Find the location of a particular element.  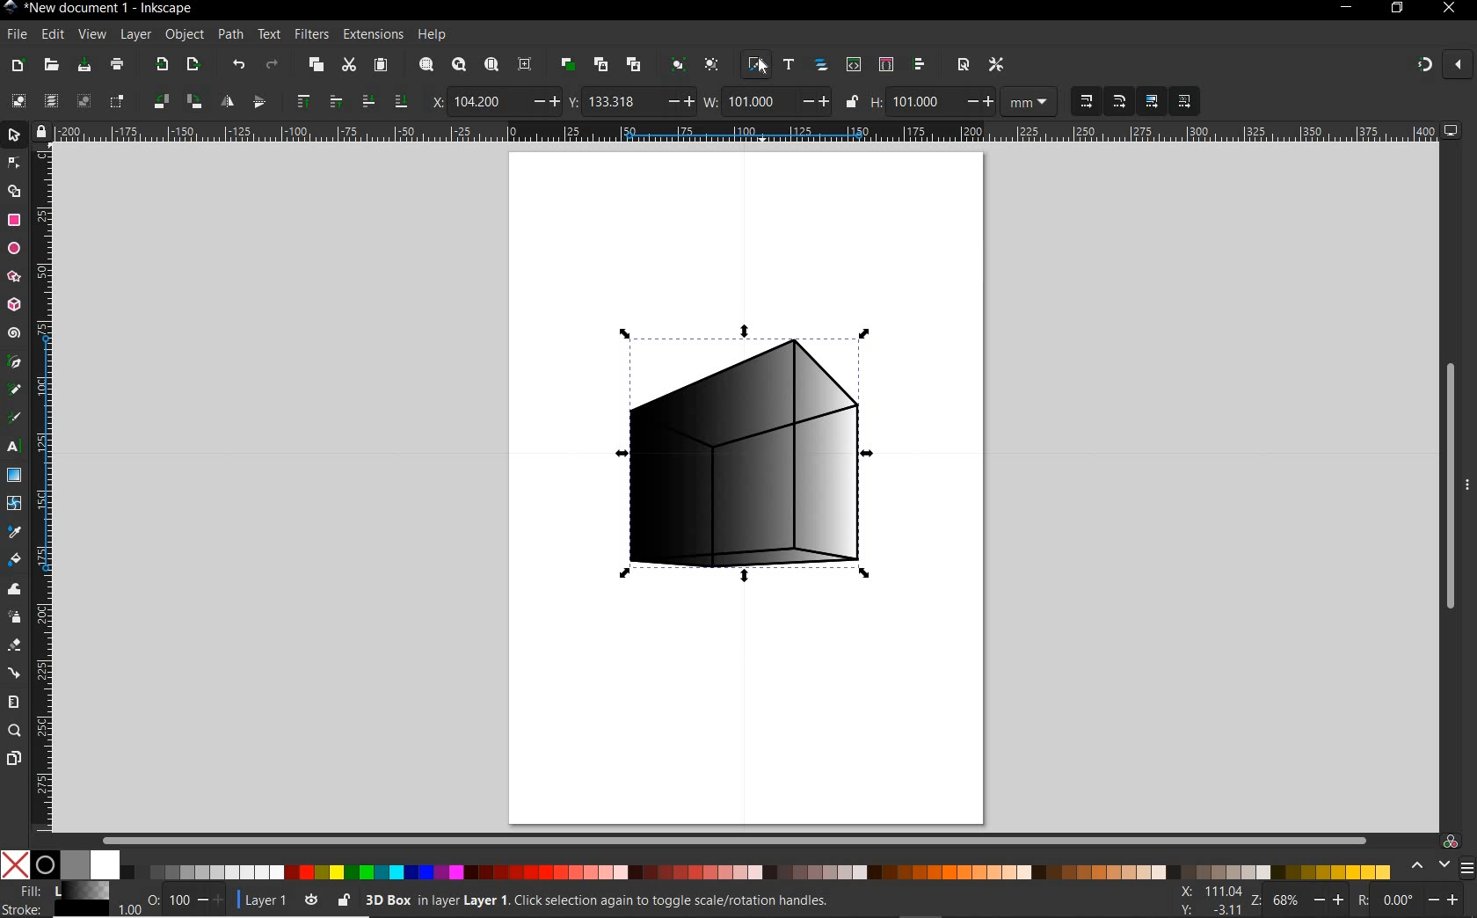

NODE TOOL is located at coordinates (15, 161).